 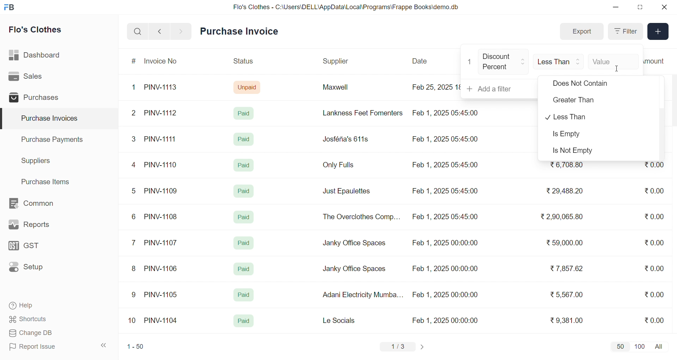 What do you see at coordinates (470, 62) in the screenshot?
I see `1` at bounding box center [470, 62].